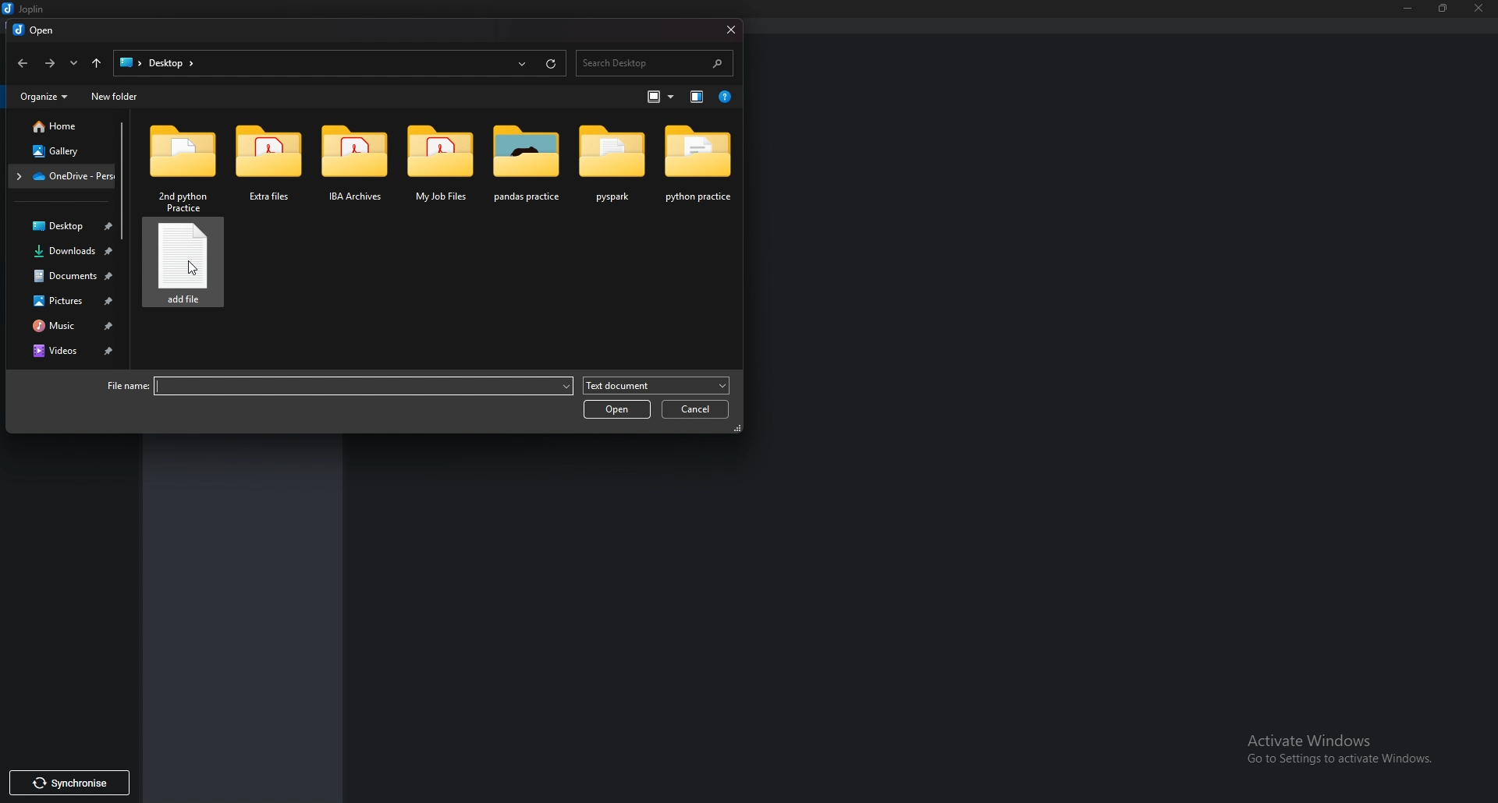 The height and width of the screenshot is (803, 1498). What do you see at coordinates (158, 64) in the screenshot?
I see `path` at bounding box center [158, 64].